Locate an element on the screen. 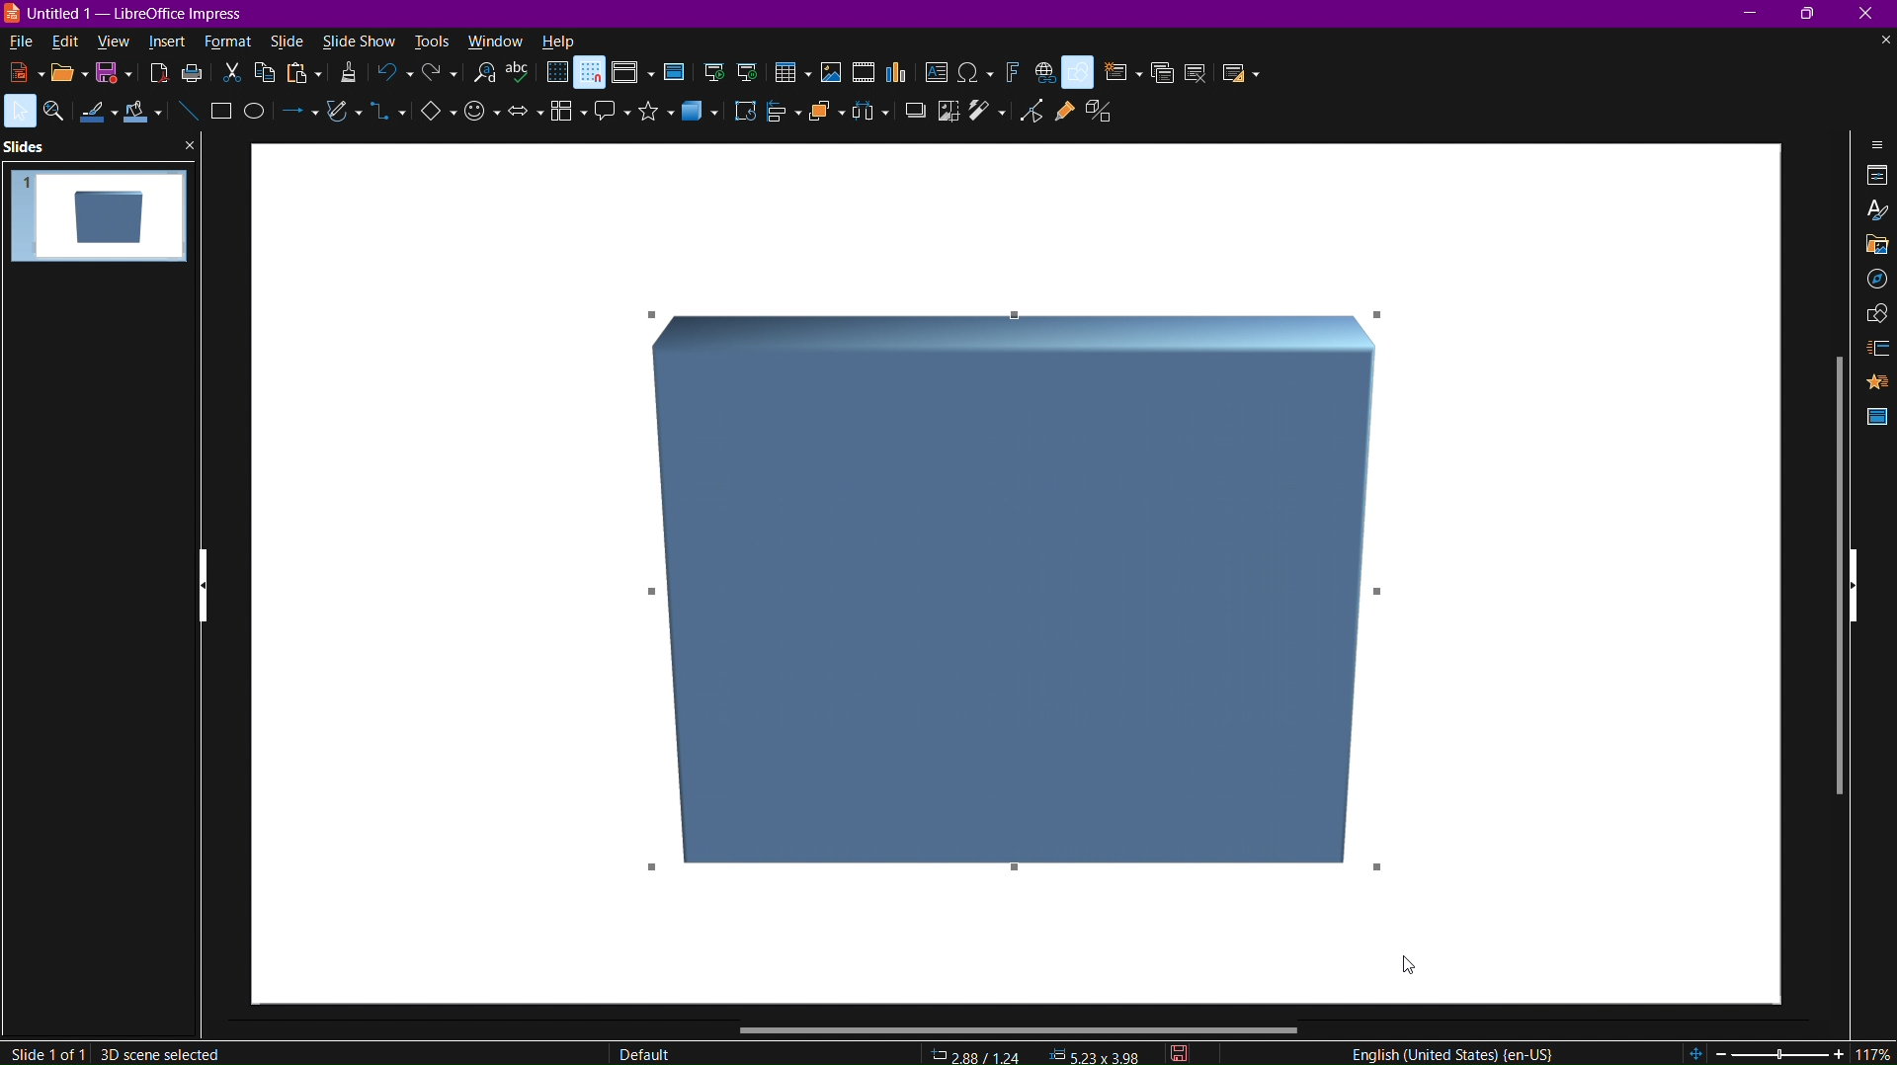 The height and width of the screenshot is (1065, 1897). Arrange is located at coordinates (825, 118).